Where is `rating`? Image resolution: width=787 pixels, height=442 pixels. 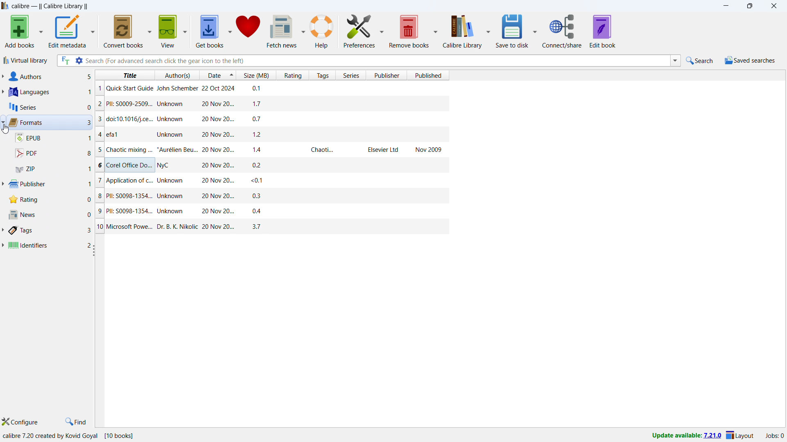 rating is located at coordinates (50, 201).